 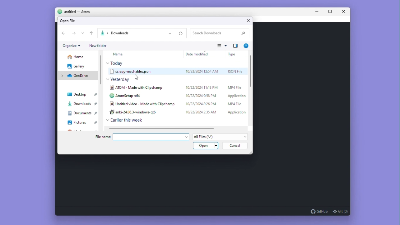 I want to click on anki-24.06.3-windows-qt6 10/22/2024 2:35 AM Application, so click(x=177, y=112).